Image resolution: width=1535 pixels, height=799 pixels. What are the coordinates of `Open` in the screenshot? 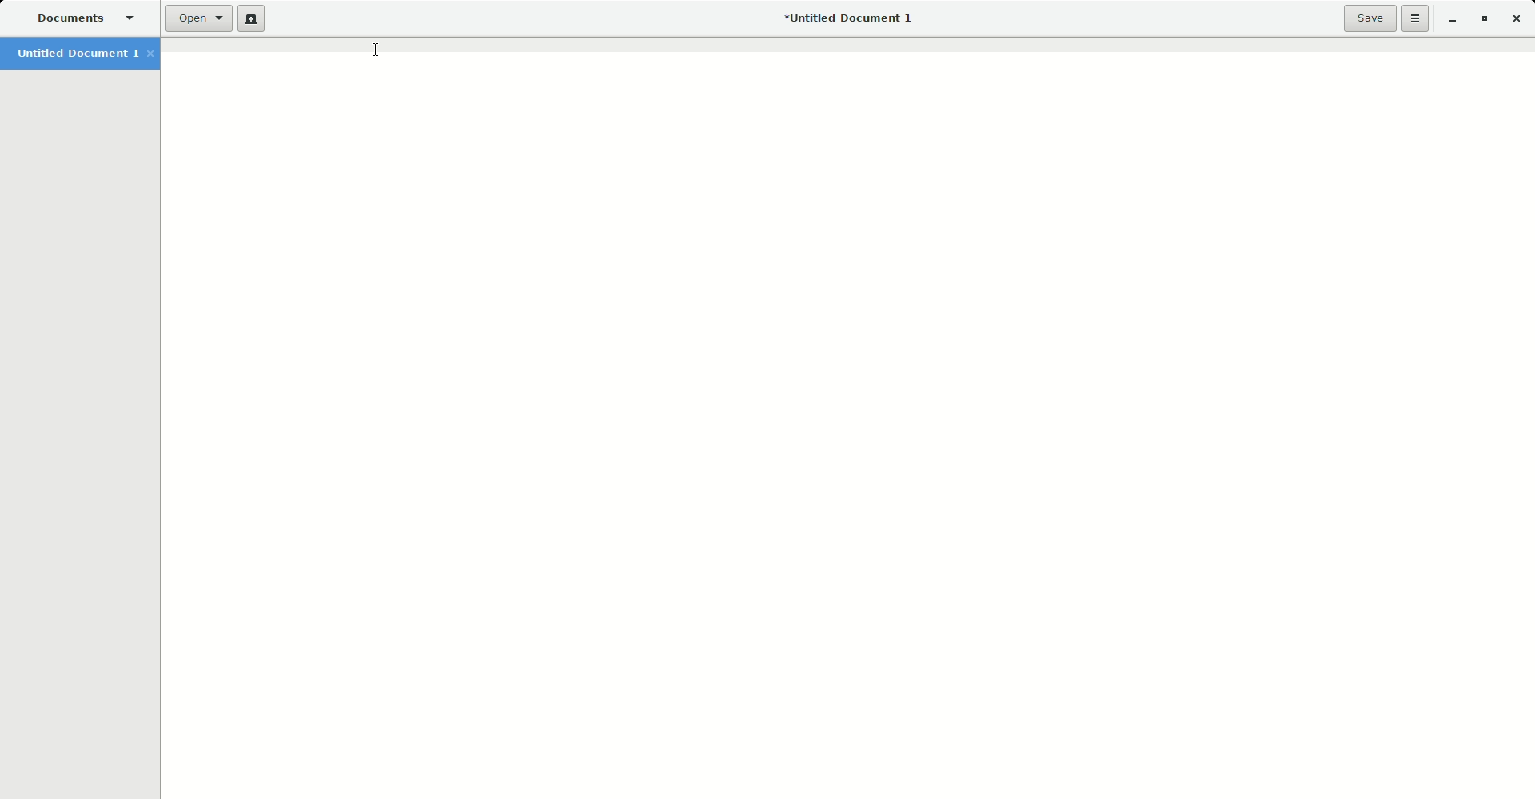 It's located at (197, 18).